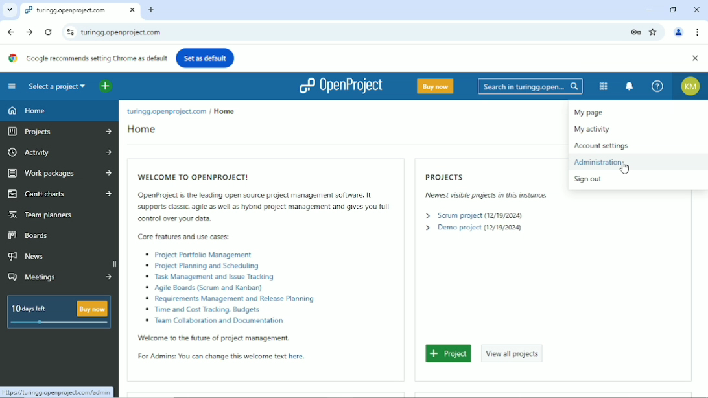  What do you see at coordinates (649, 10) in the screenshot?
I see `Minimize` at bounding box center [649, 10].